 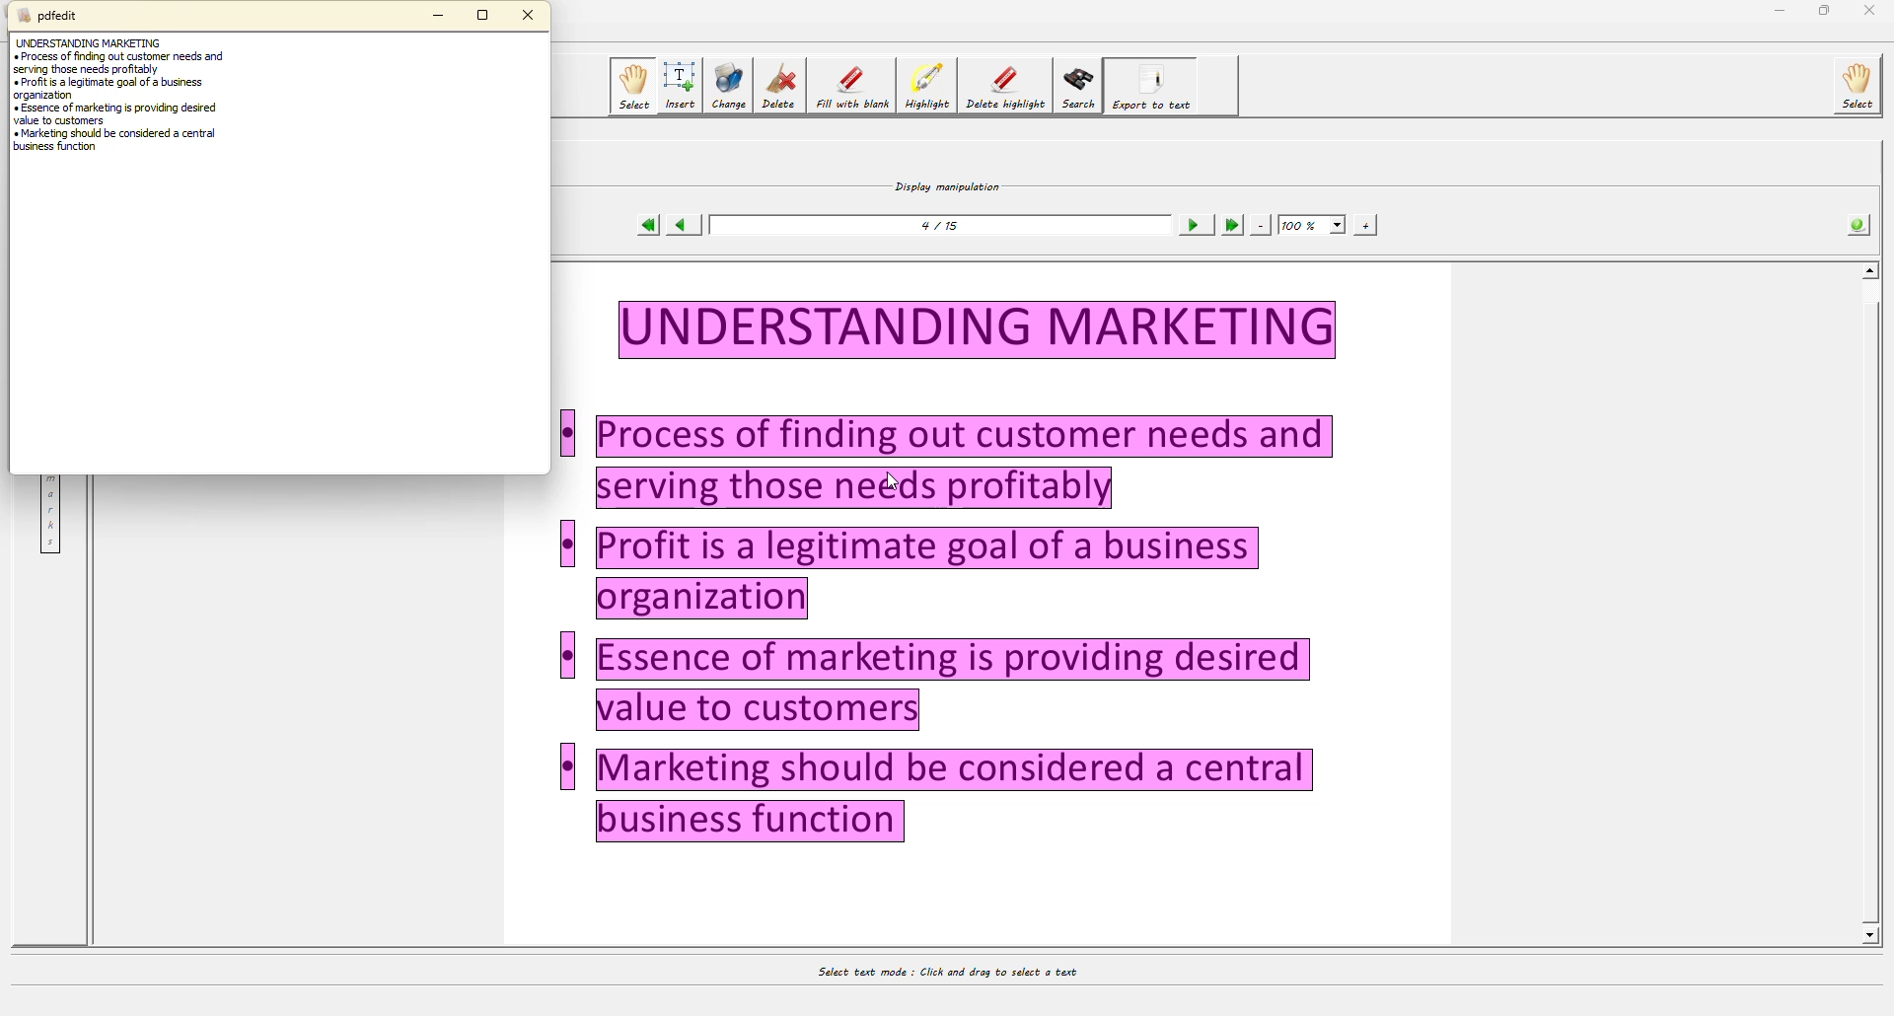 What do you see at coordinates (957, 798) in the screenshot?
I see `` at bounding box center [957, 798].